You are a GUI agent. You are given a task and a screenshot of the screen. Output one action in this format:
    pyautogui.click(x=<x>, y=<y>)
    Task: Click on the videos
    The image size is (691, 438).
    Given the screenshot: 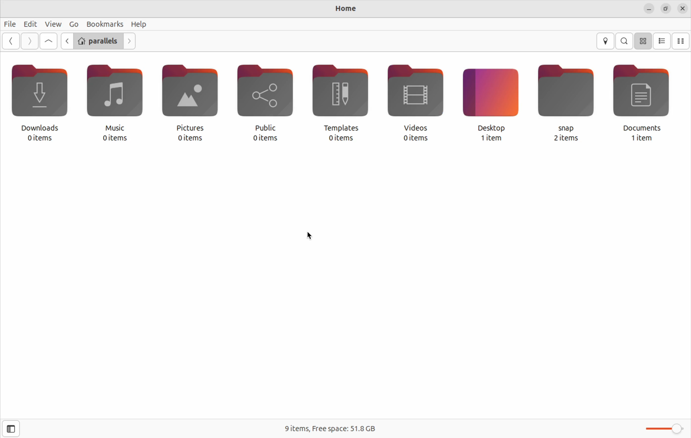 What is the action you would take?
    pyautogui.click(x=417, y=104)
    